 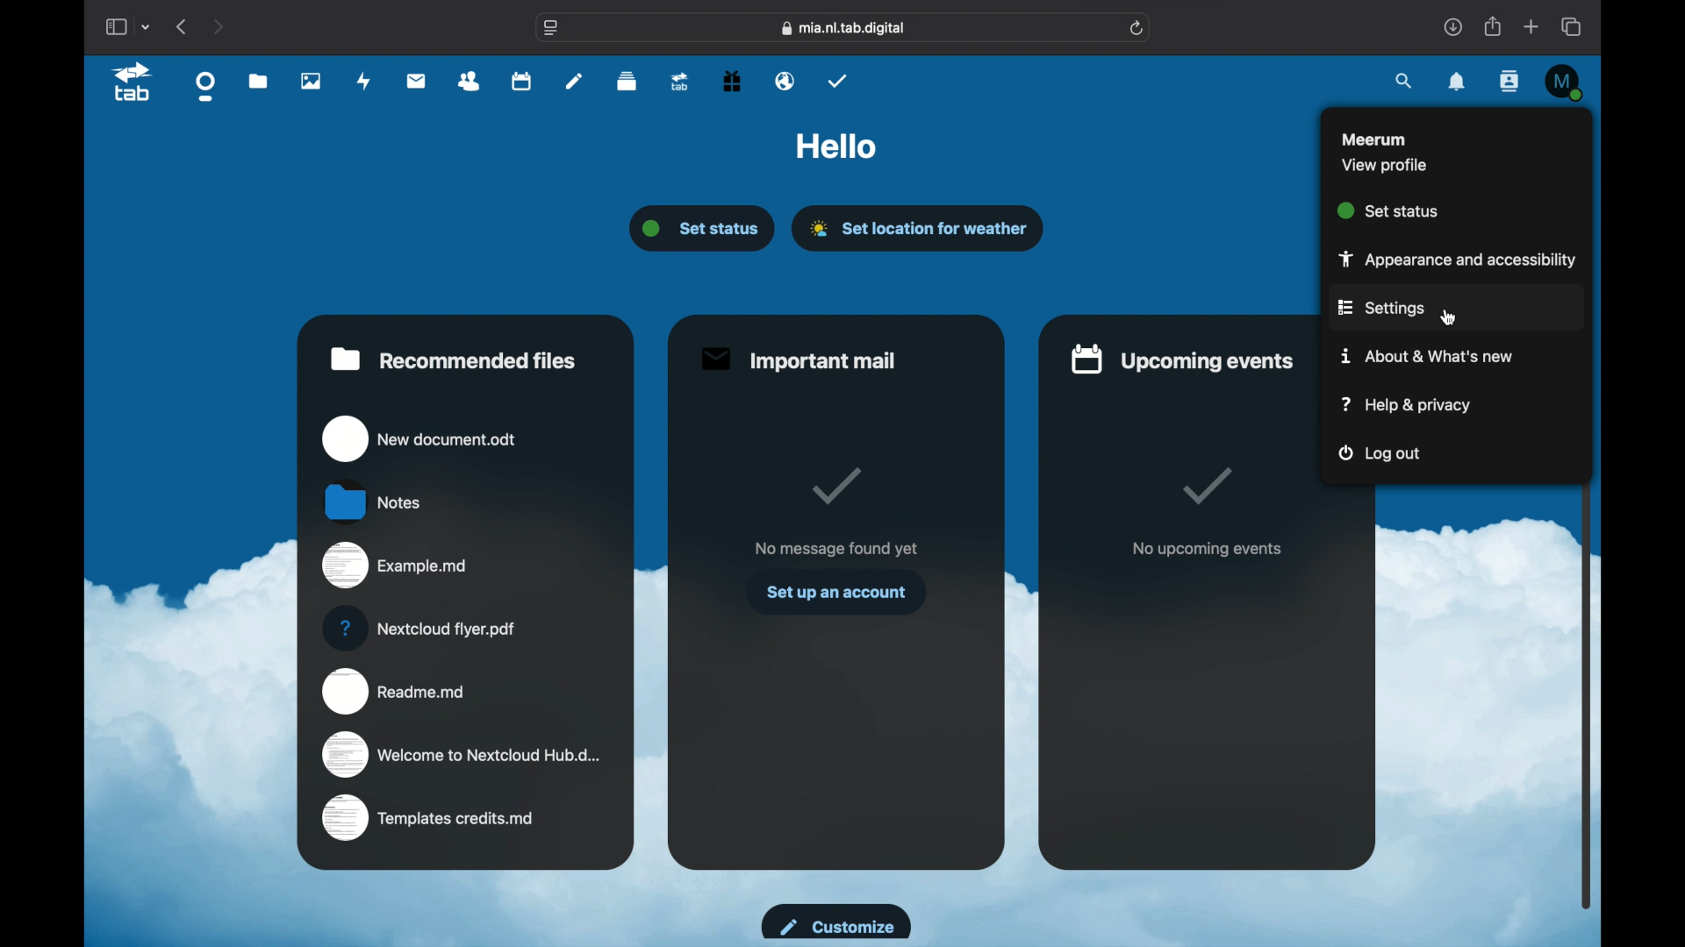 I want to click on welcome, so click(x=460, y=755).